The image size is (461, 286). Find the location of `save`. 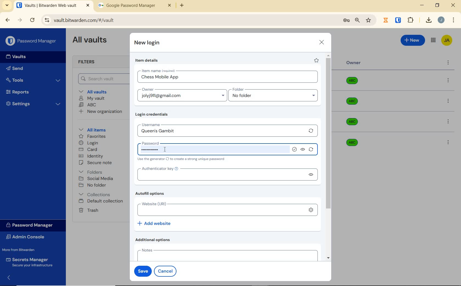

save is located at coordinates (142, 270).